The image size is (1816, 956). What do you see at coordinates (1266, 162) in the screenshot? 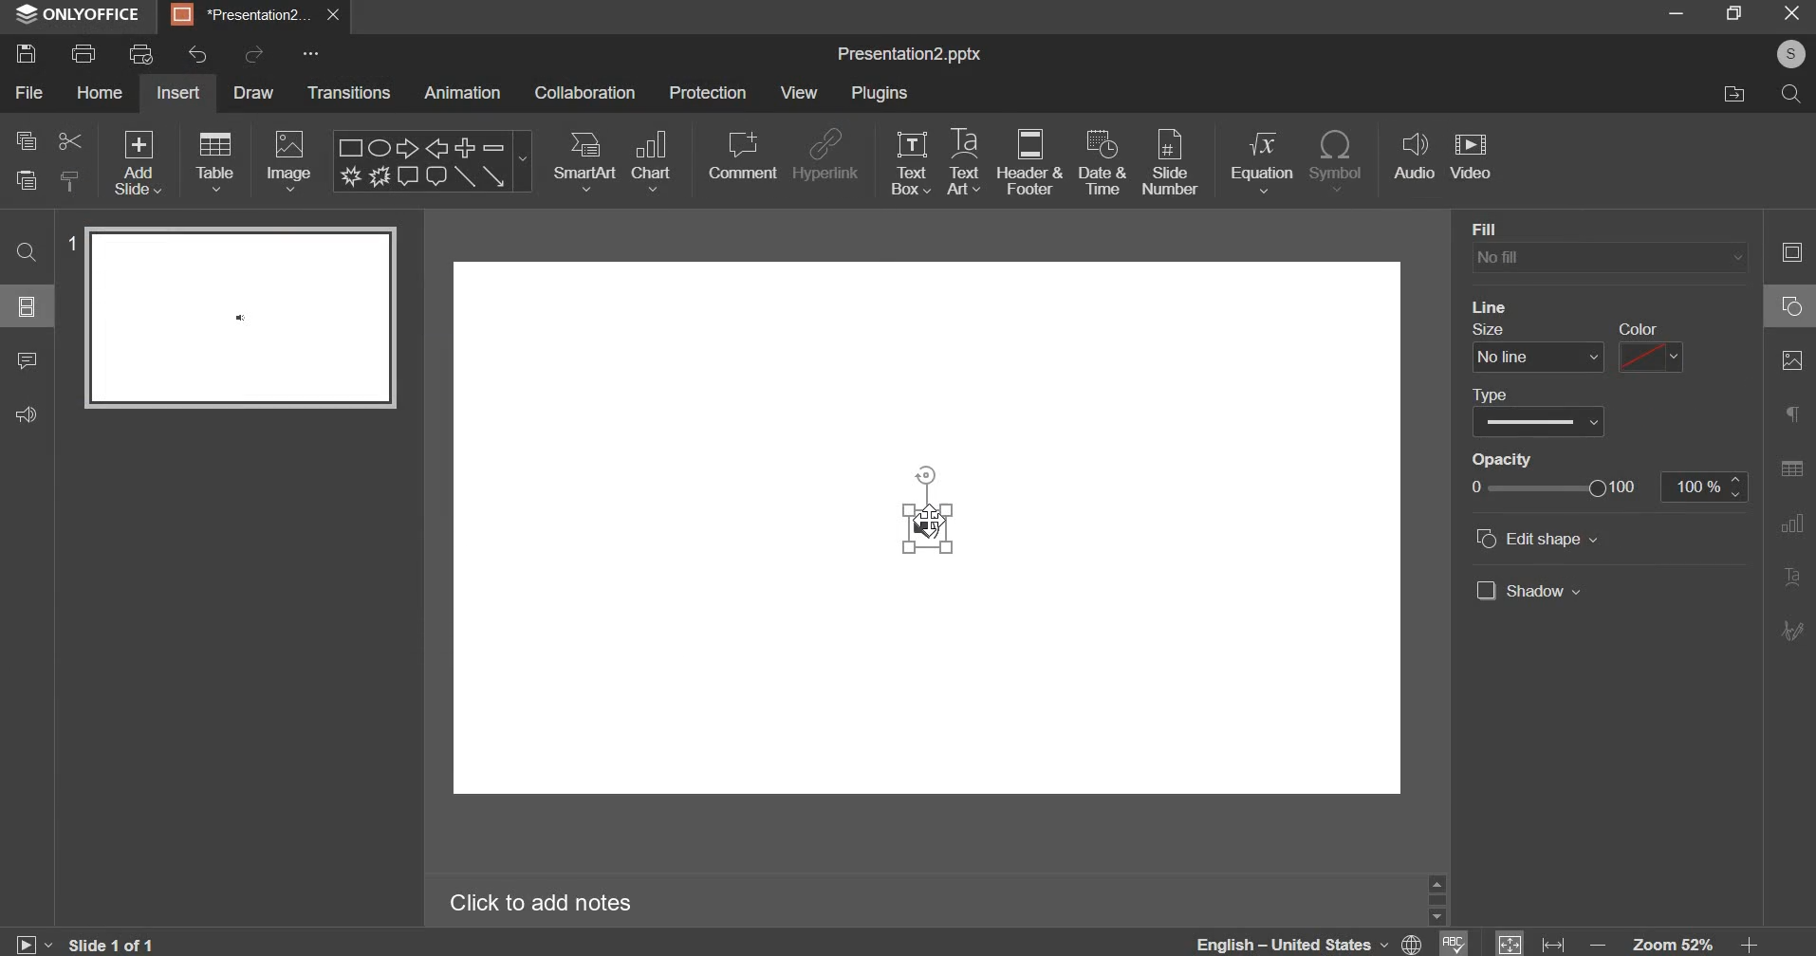
I see `insert equation` at bounding box center [1266, 162].